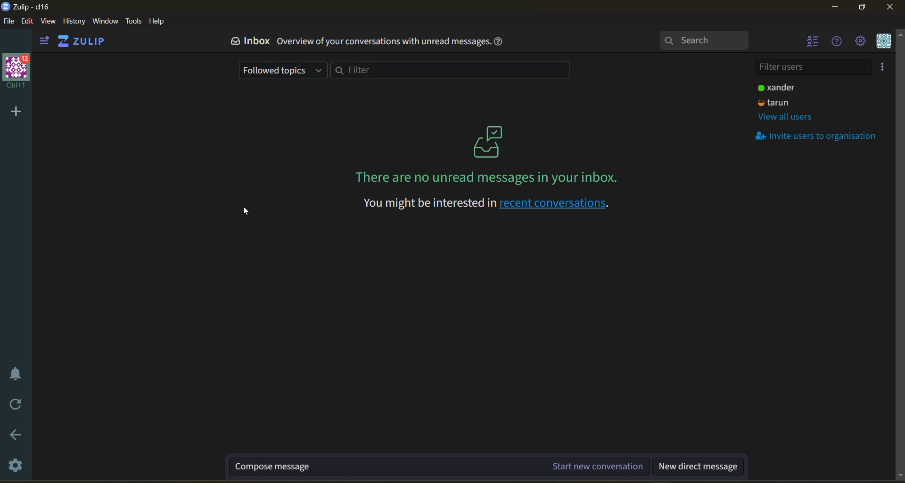  I want to click on filter users, so click(818, 65).